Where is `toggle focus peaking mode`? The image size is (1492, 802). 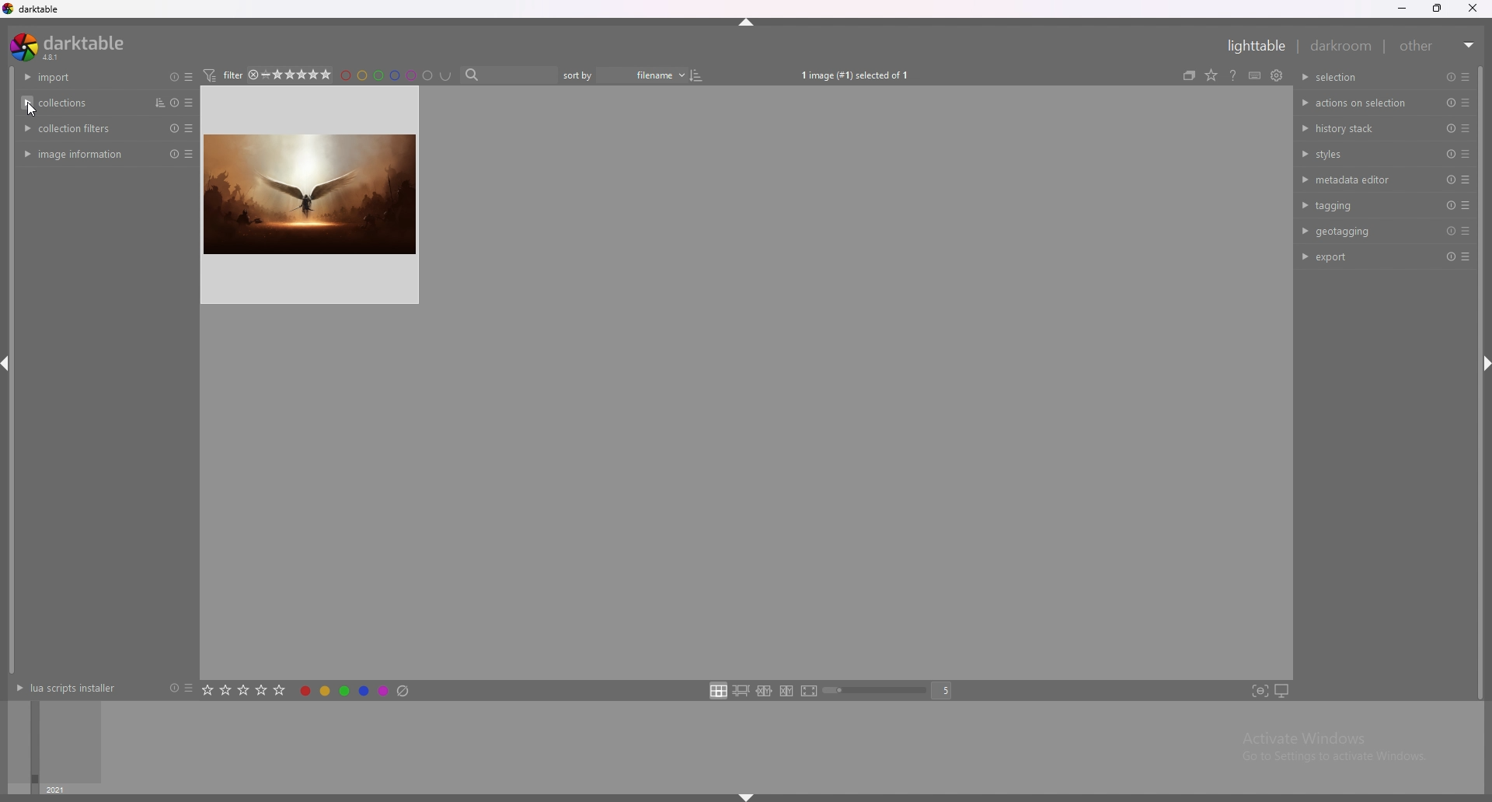 toggle focus peaking mode is located at coordinates (1260, 691).